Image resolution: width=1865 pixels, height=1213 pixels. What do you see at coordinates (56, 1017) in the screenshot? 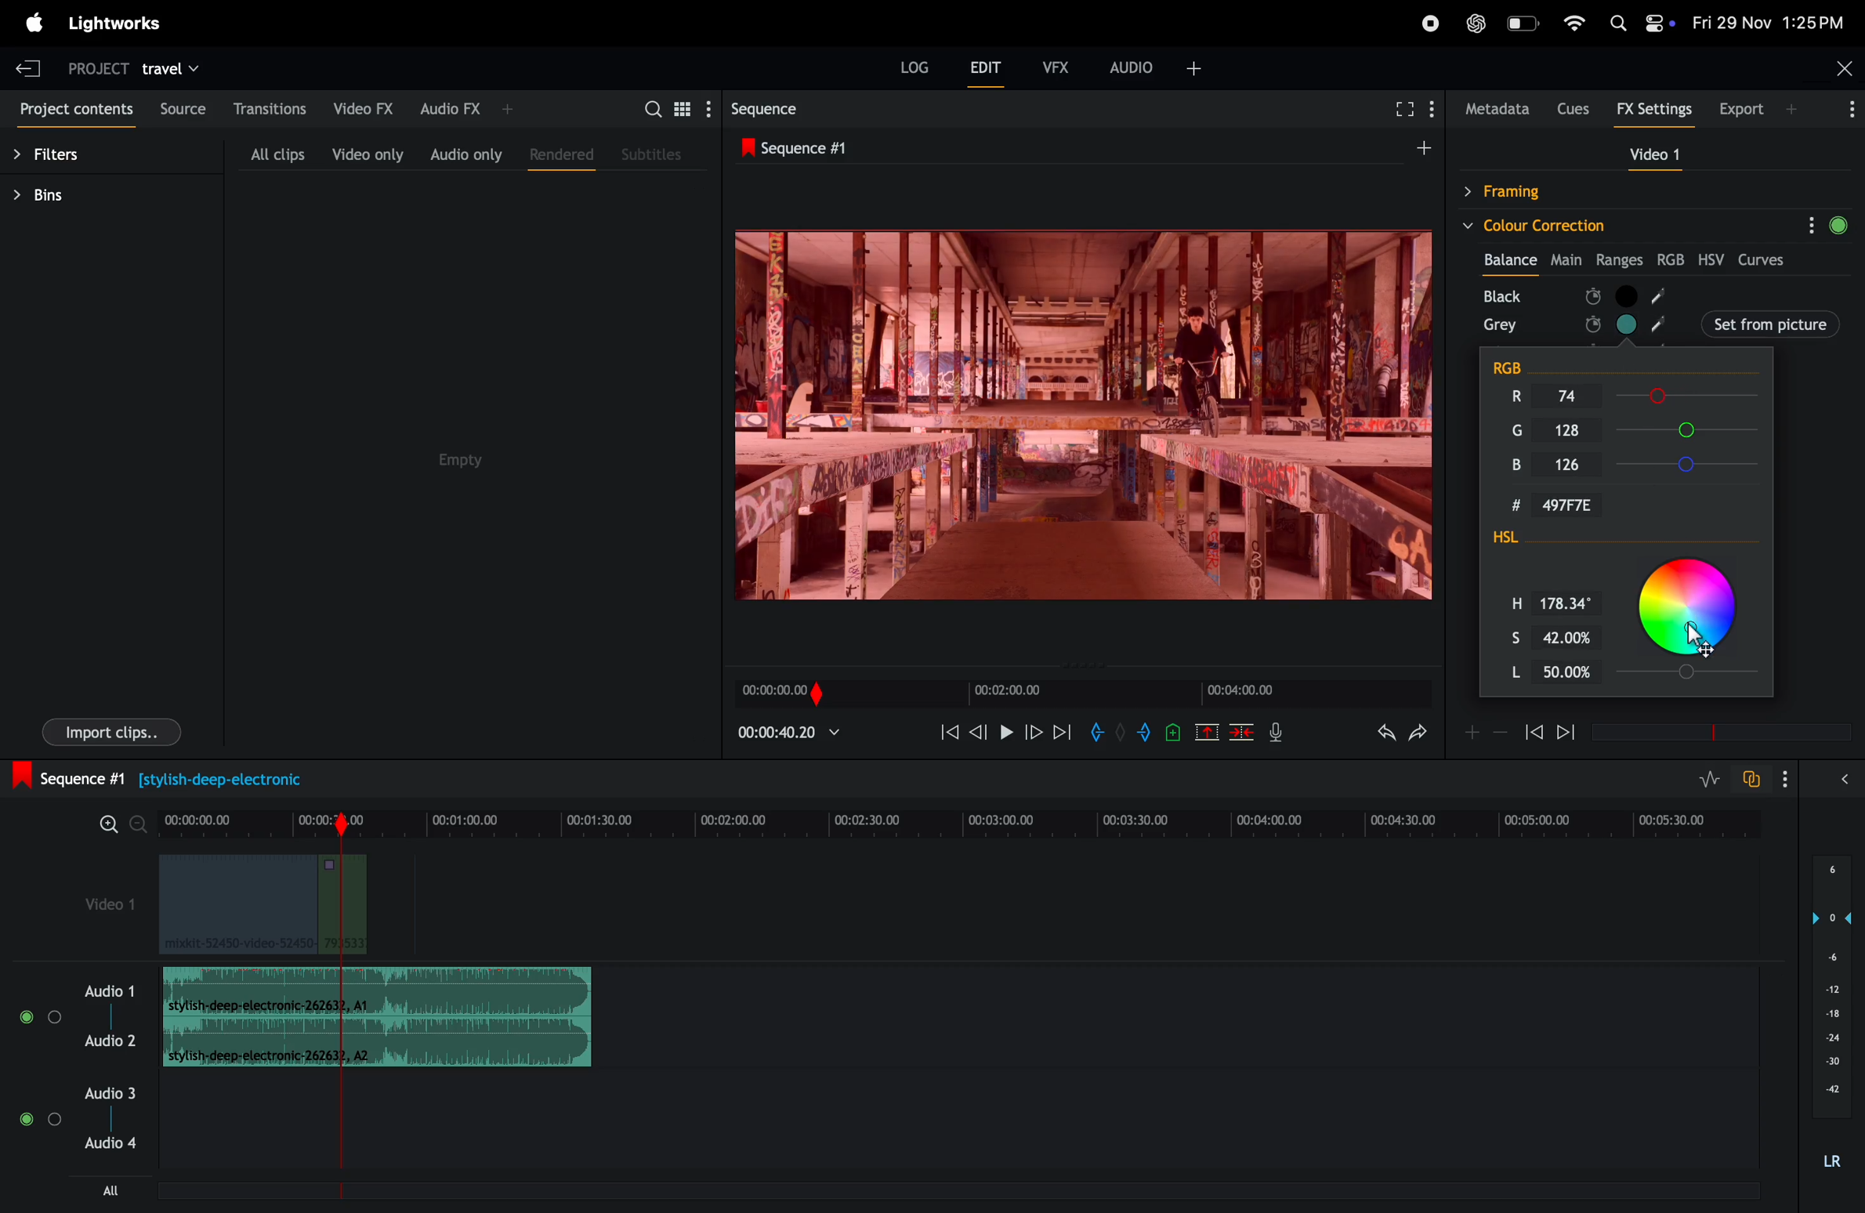
I see `toggle` at bounding box center [56, 1017].